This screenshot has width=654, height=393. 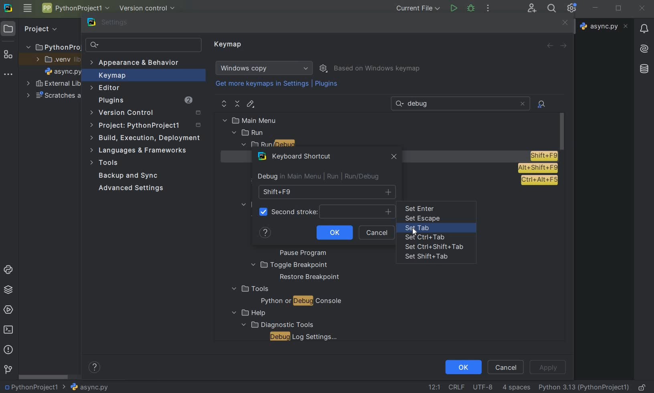 What do you see at coordinates (105, 164) in the screenshot?
I see `tools` at bounding box center [105, 164].